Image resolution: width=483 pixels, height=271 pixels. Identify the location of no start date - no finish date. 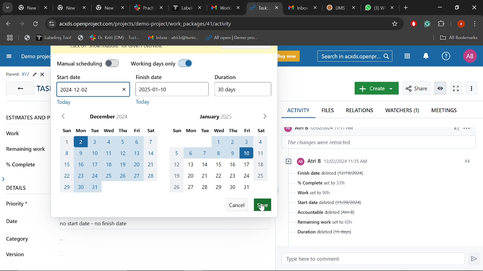
(100, 223).